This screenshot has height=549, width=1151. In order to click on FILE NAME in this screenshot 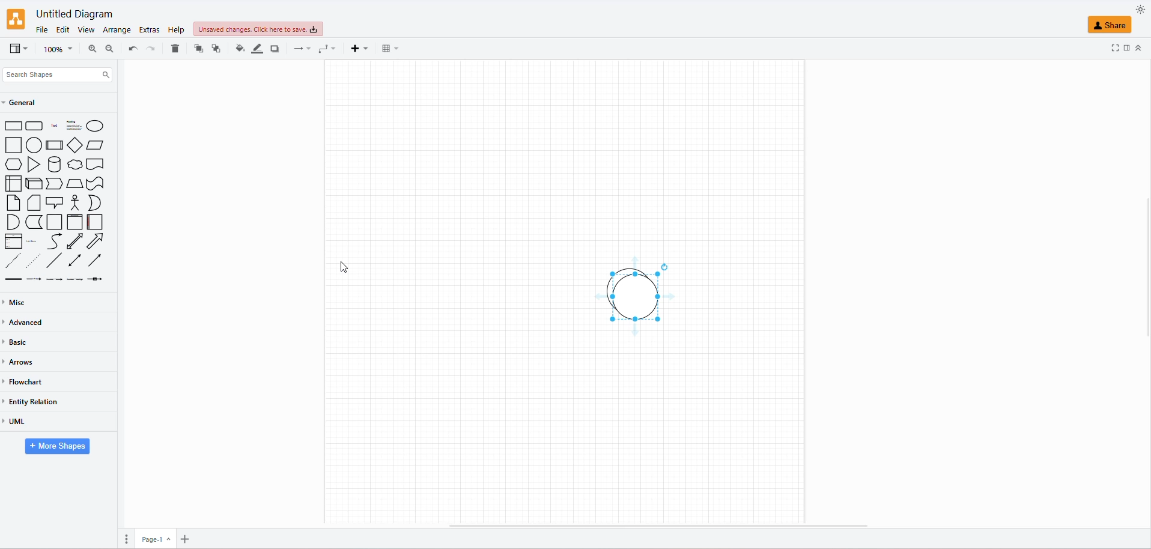, I will do `click(76, 14)`.